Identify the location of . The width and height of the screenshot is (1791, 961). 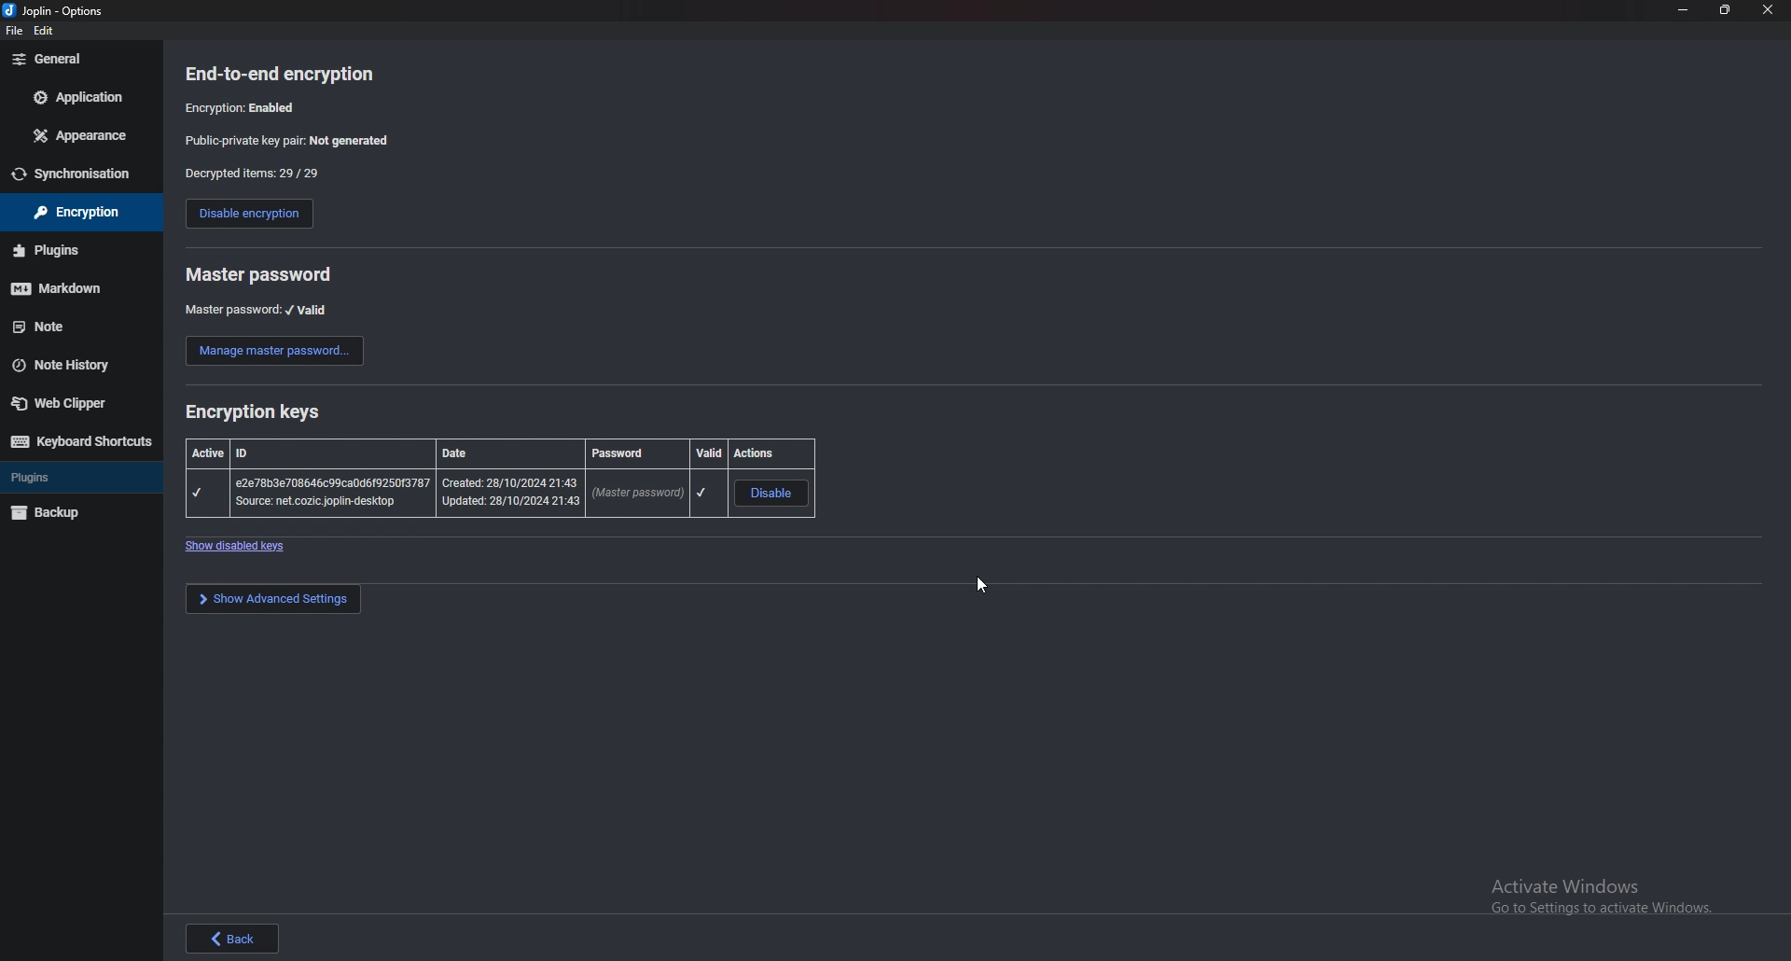
(55, 291).